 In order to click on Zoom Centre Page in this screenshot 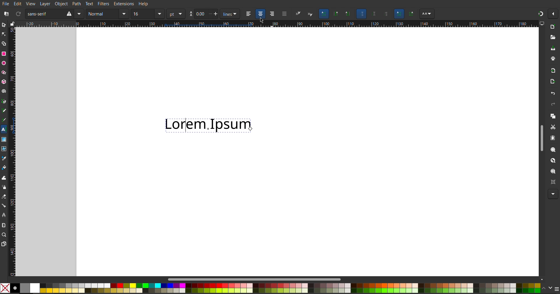, I will do `click(553, 182)`.